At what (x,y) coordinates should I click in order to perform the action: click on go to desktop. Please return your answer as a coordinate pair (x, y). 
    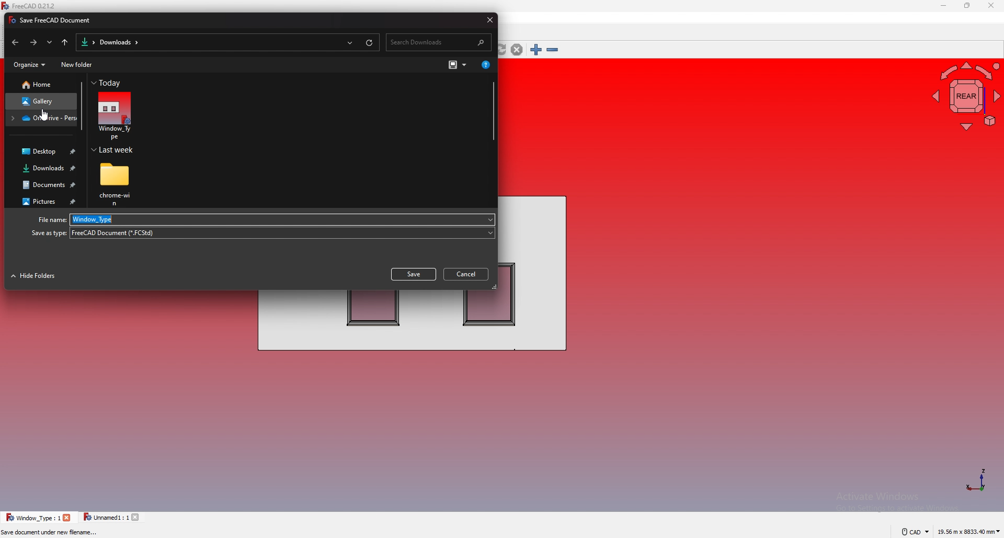
    Looking at the image, I should click on (65, 42).